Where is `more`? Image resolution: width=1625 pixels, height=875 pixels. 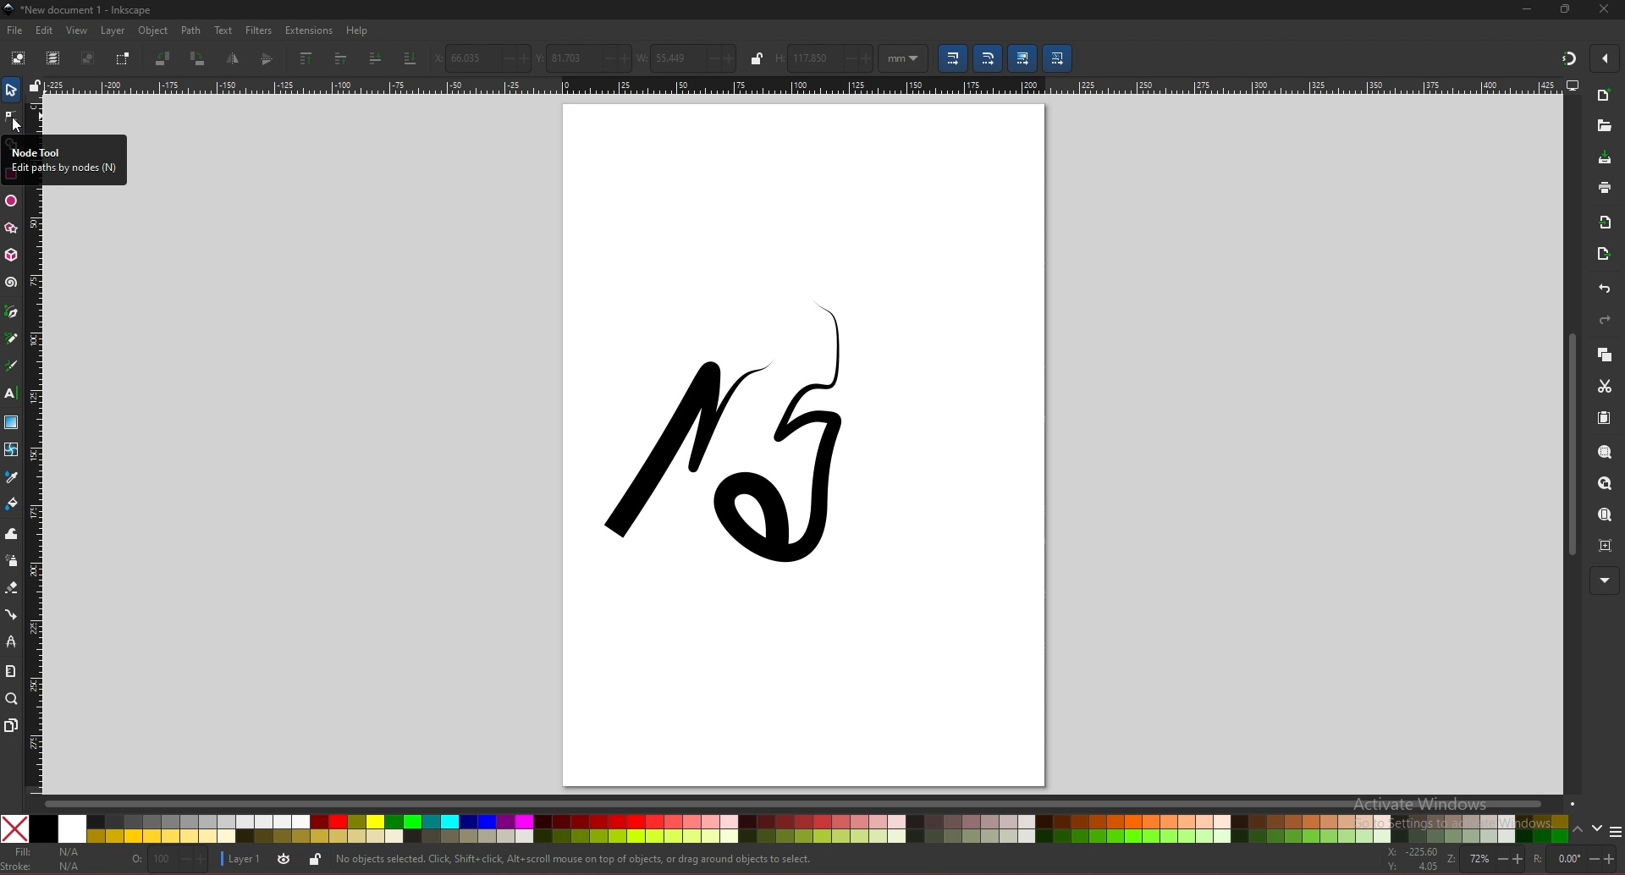
more is located at coordinates (1604, 581).